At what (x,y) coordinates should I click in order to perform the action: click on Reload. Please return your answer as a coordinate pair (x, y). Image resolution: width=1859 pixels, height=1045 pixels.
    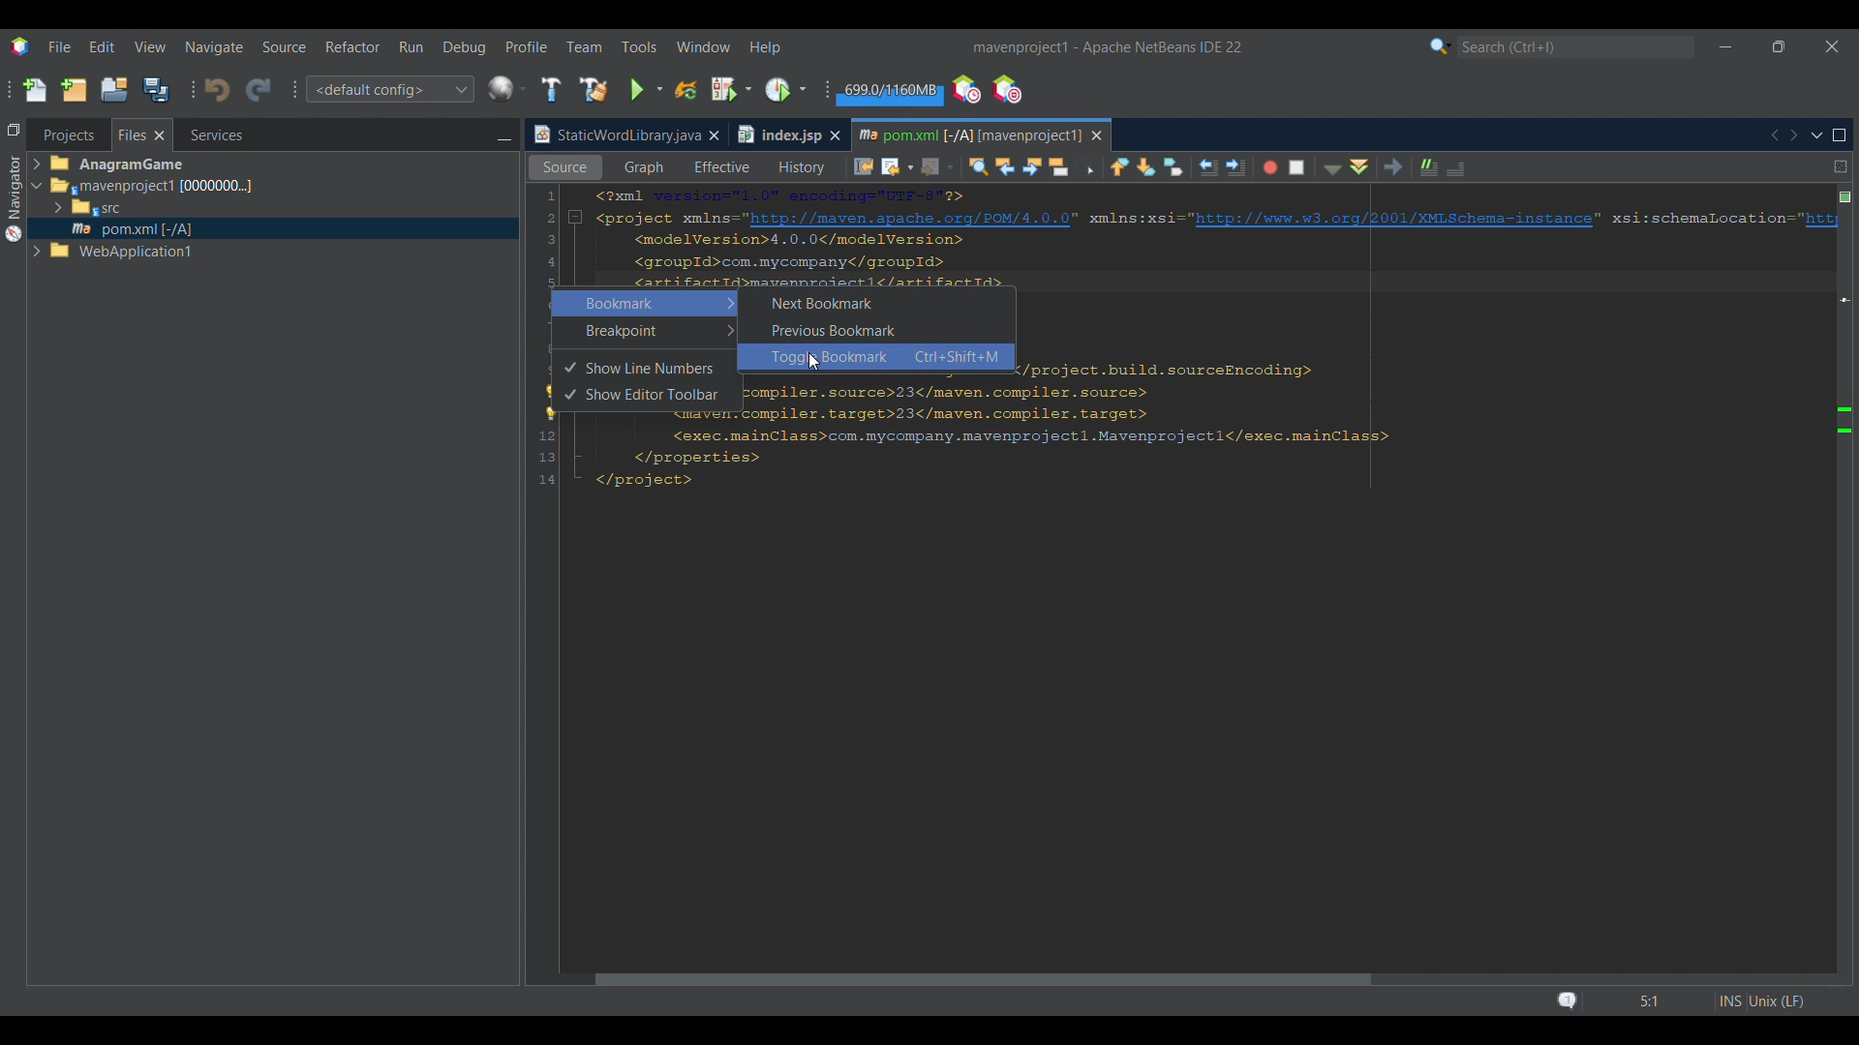
    Looking at the image, I should click on (686, 90).